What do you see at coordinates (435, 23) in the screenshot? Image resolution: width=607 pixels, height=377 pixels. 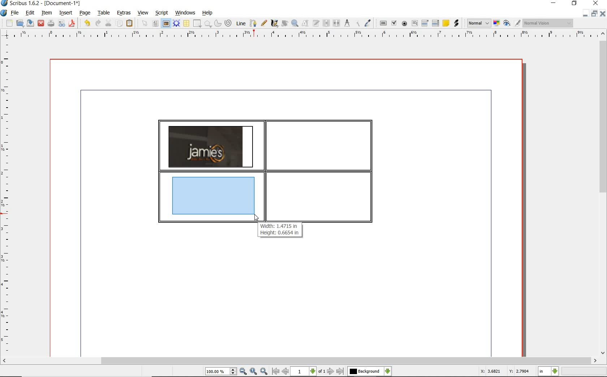 I see `PDF List Box` at bounding box center [435, 23].